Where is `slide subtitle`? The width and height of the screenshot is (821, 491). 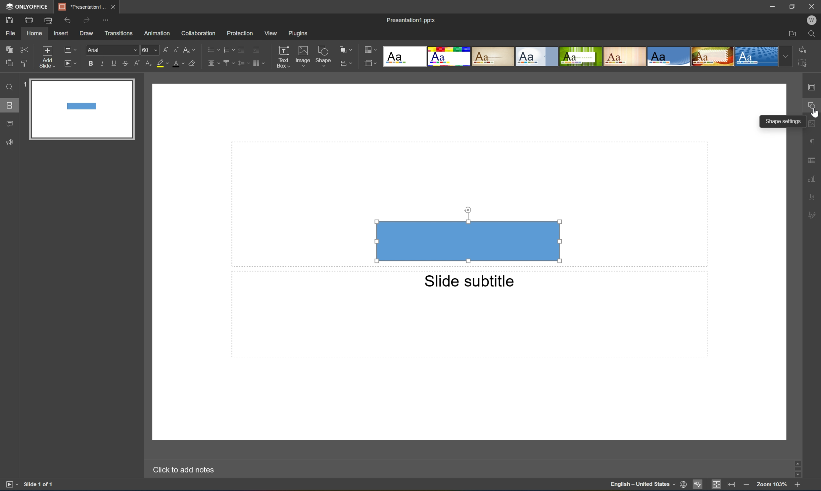 slide subtitle is located at coordinates (465, 281).